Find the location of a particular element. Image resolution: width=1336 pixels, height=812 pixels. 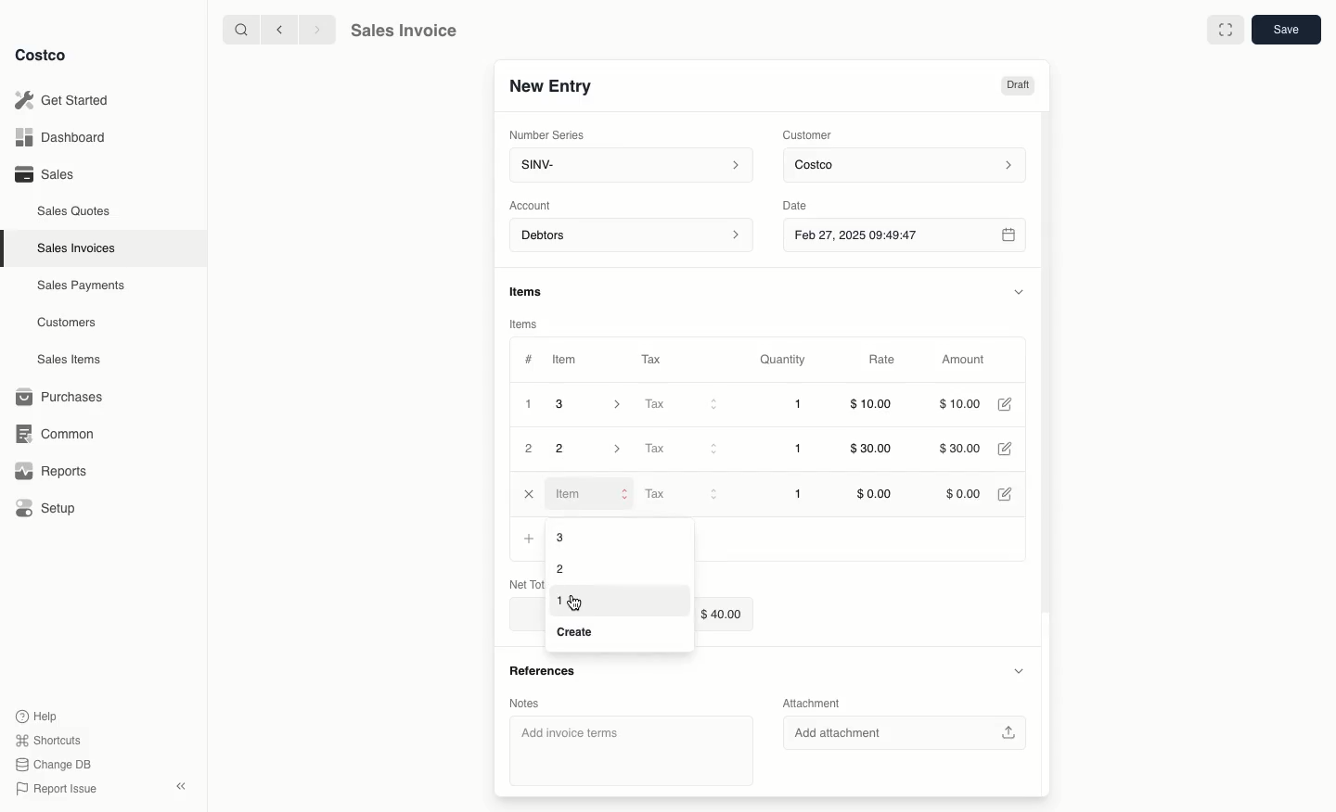

Draft is located at coordinates (1019, 86).